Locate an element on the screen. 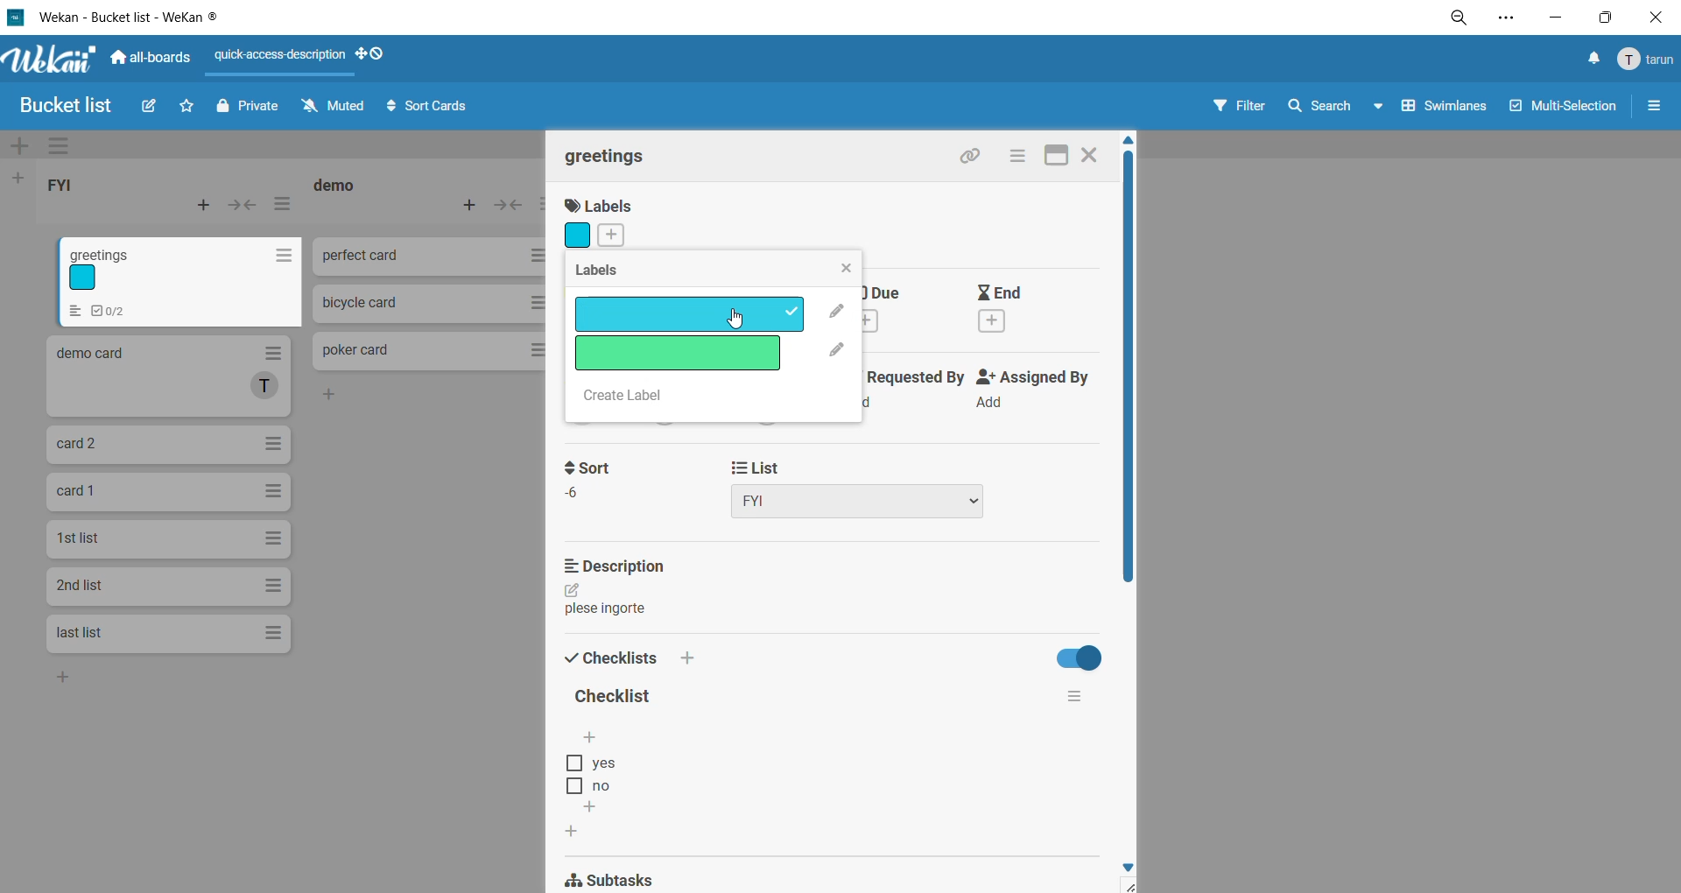 Image resolution: width=1681 pixels, height=893 pixels. zoom is located at coordinates (1458, 19).